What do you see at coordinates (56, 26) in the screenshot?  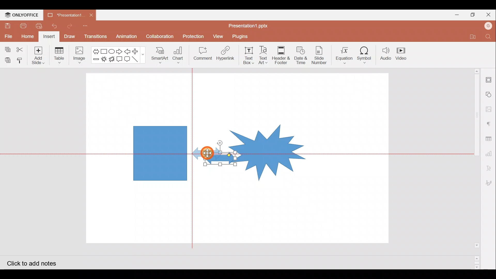 I see `Undo` at bounding box center [56, 26].